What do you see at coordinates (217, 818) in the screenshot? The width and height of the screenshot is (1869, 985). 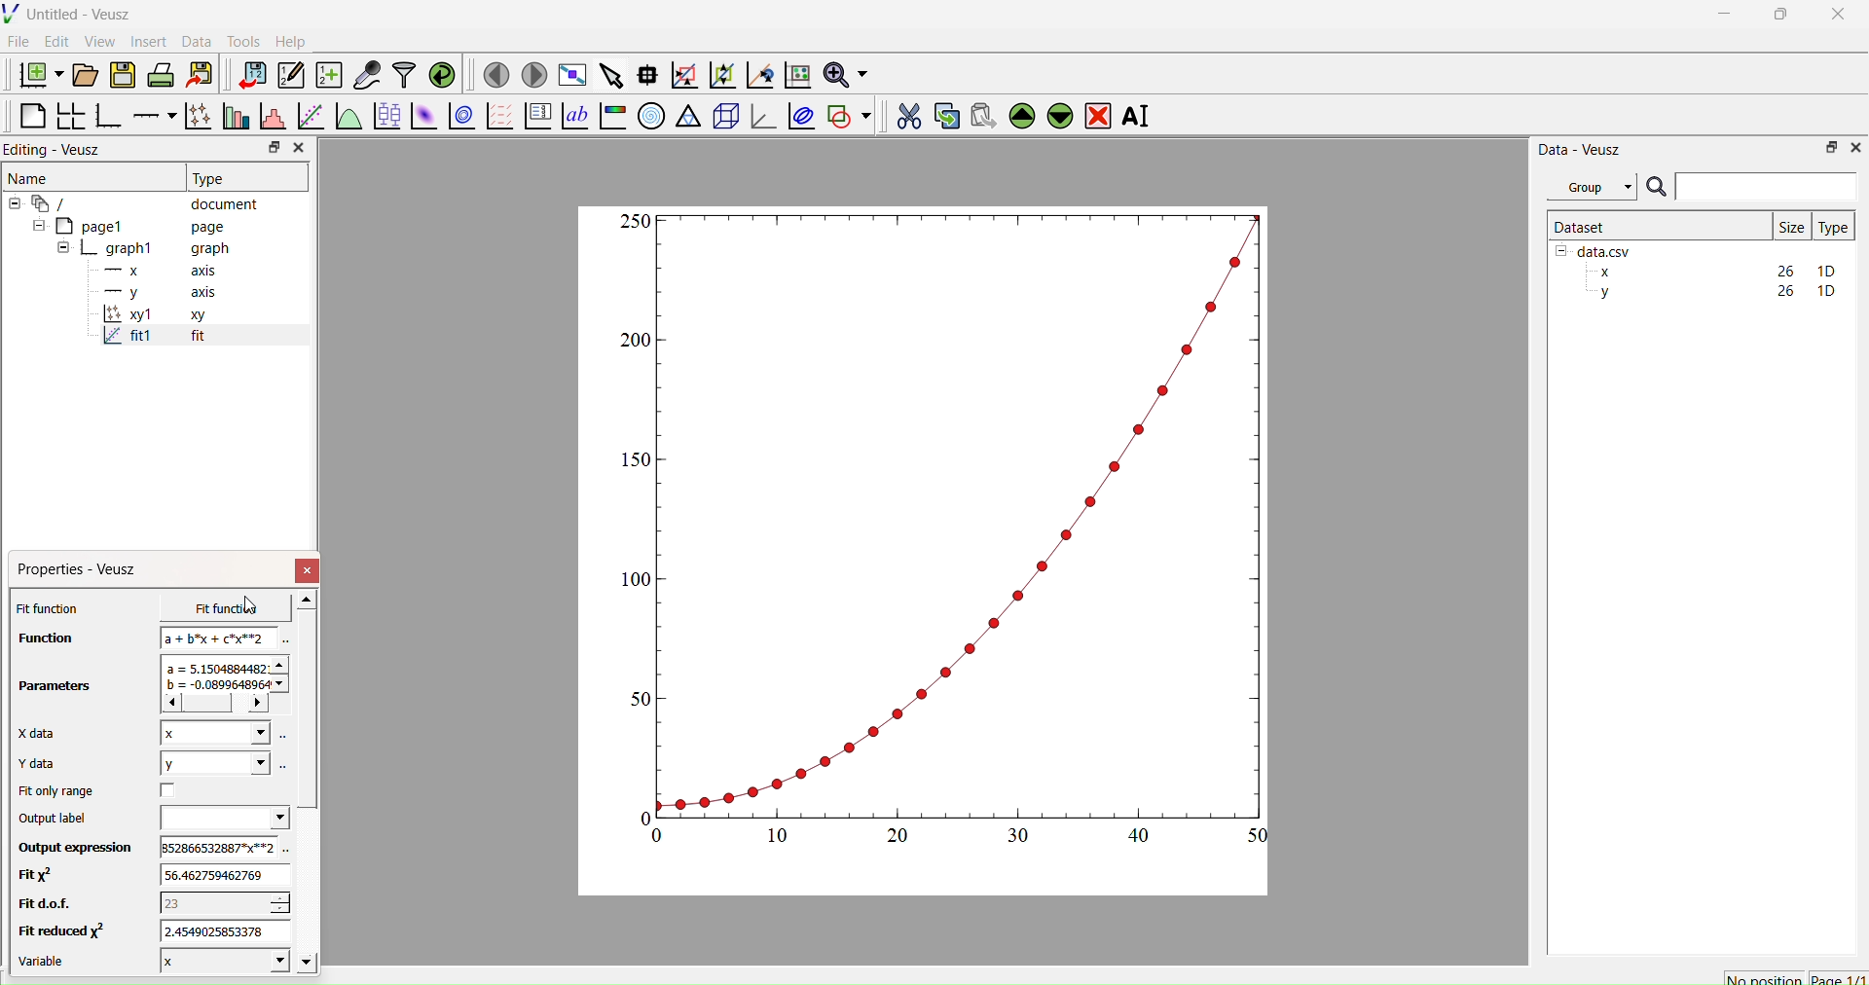 I see `Dropdown` at bounding box center [217, 818].